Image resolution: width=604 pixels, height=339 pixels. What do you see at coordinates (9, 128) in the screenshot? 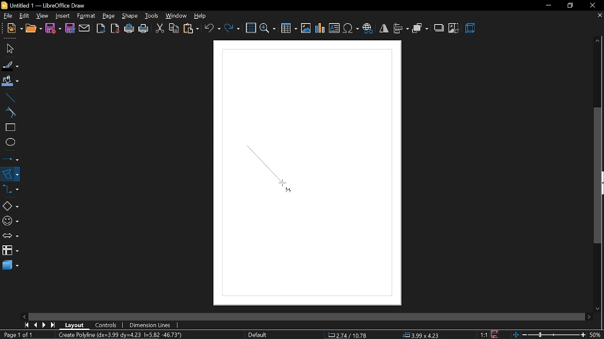
I see `rectangle` at bounding box center [9, 128].